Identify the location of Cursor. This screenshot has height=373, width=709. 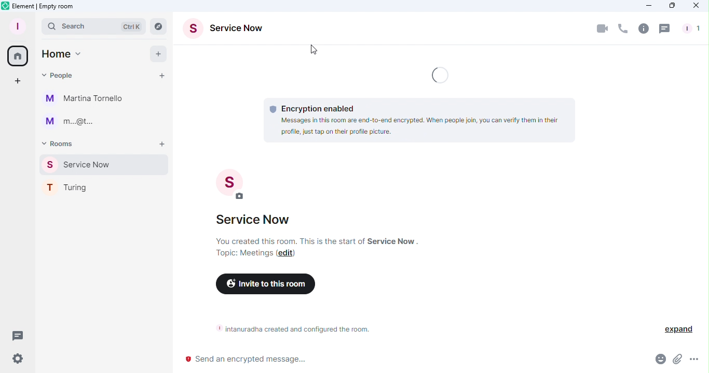
(315, 52).